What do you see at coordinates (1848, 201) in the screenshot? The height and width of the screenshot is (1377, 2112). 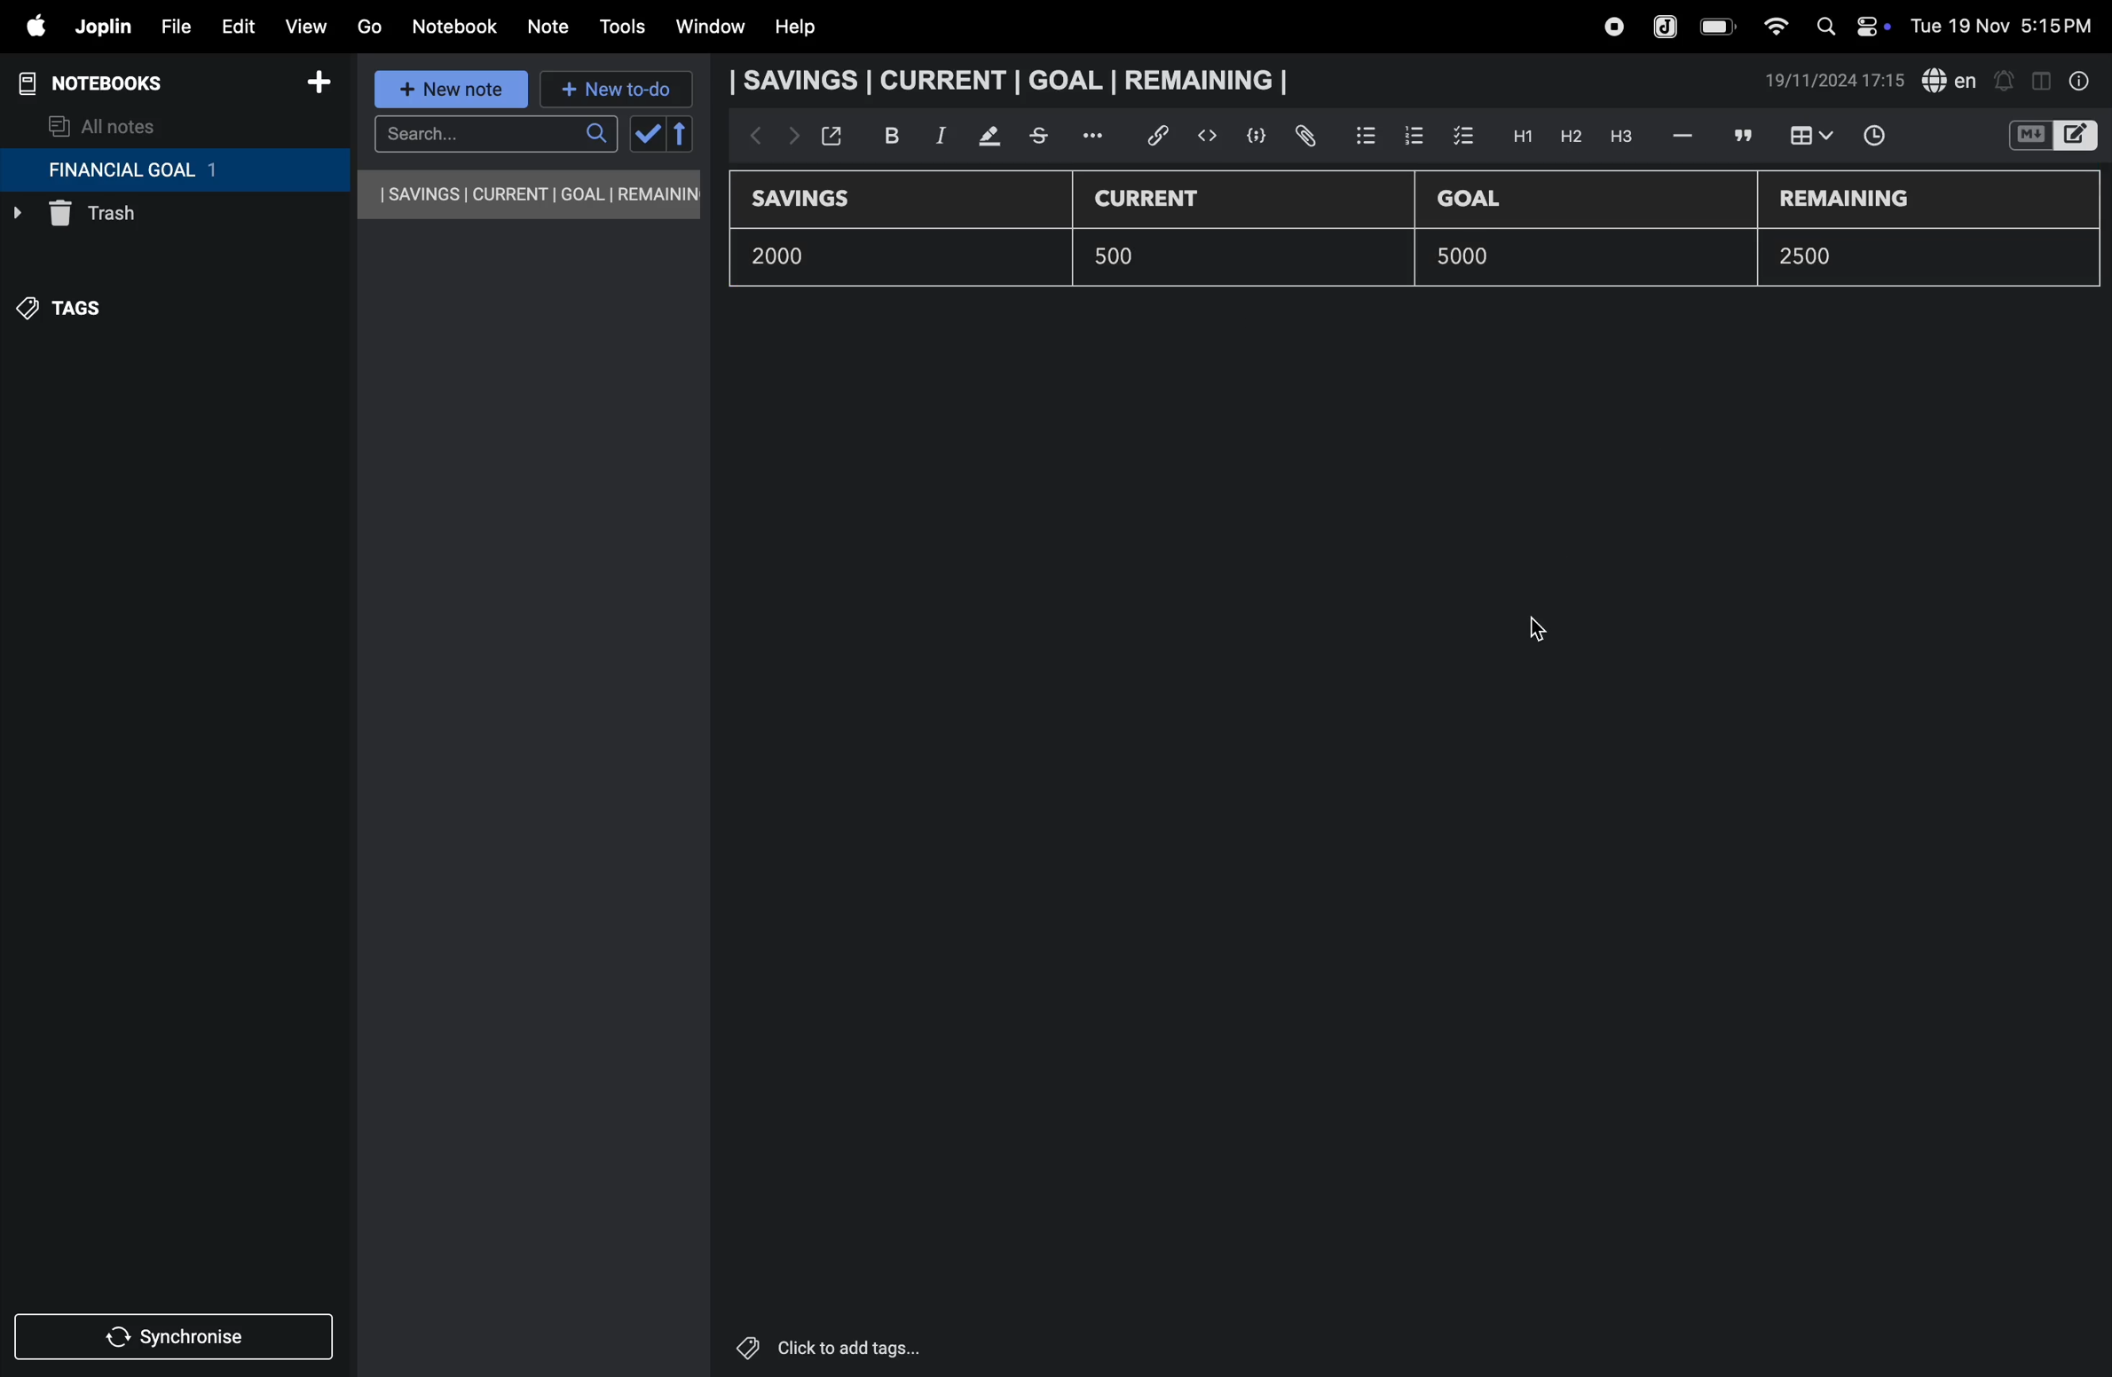 I see `remaining` at bounding box center [1848, 201].